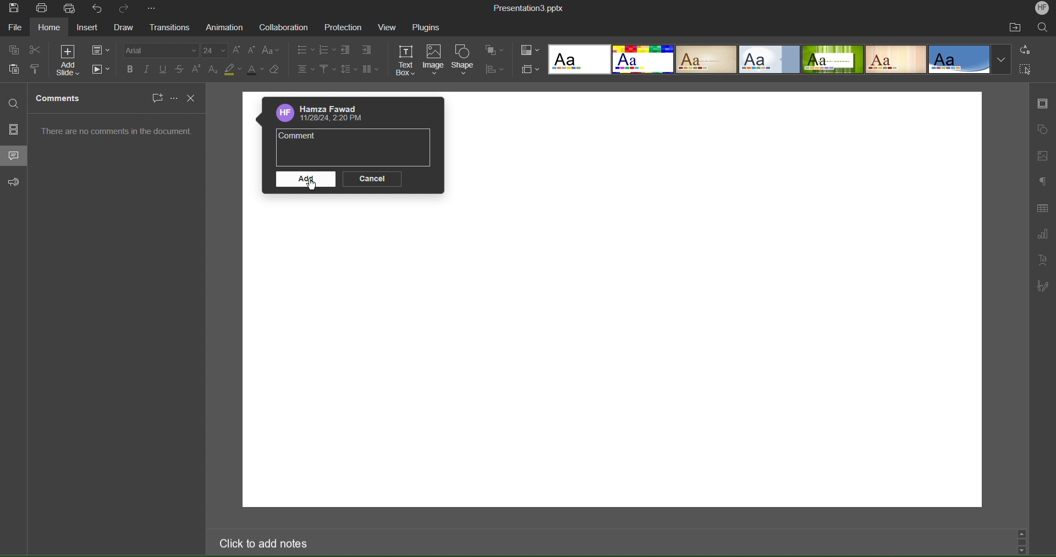 The width and height of the screenshot is (1056, 557). What do you see at coordinates (349, 70) in the screenshot?
I see `Line Spacing` at bounding box center [349, 70].